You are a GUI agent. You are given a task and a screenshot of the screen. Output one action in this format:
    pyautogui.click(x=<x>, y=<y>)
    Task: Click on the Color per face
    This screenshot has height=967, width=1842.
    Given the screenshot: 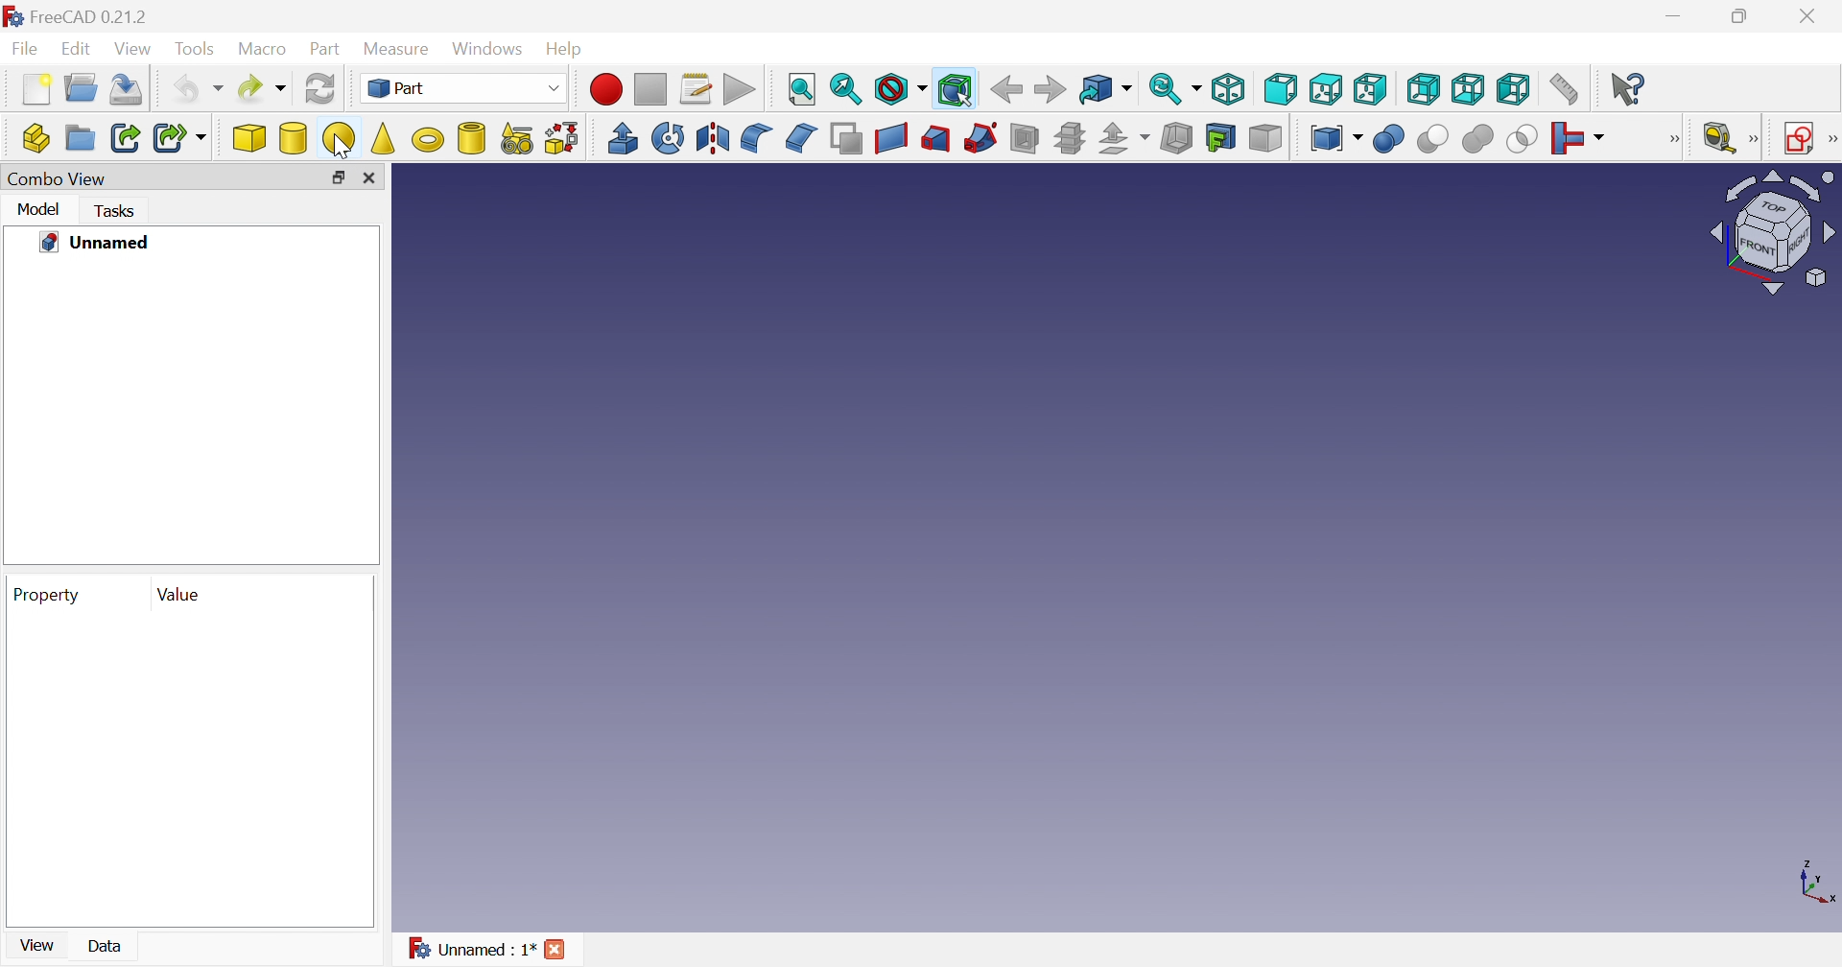 What is the action you would take?
    pyautogui.click(x=1265, y=138)
    